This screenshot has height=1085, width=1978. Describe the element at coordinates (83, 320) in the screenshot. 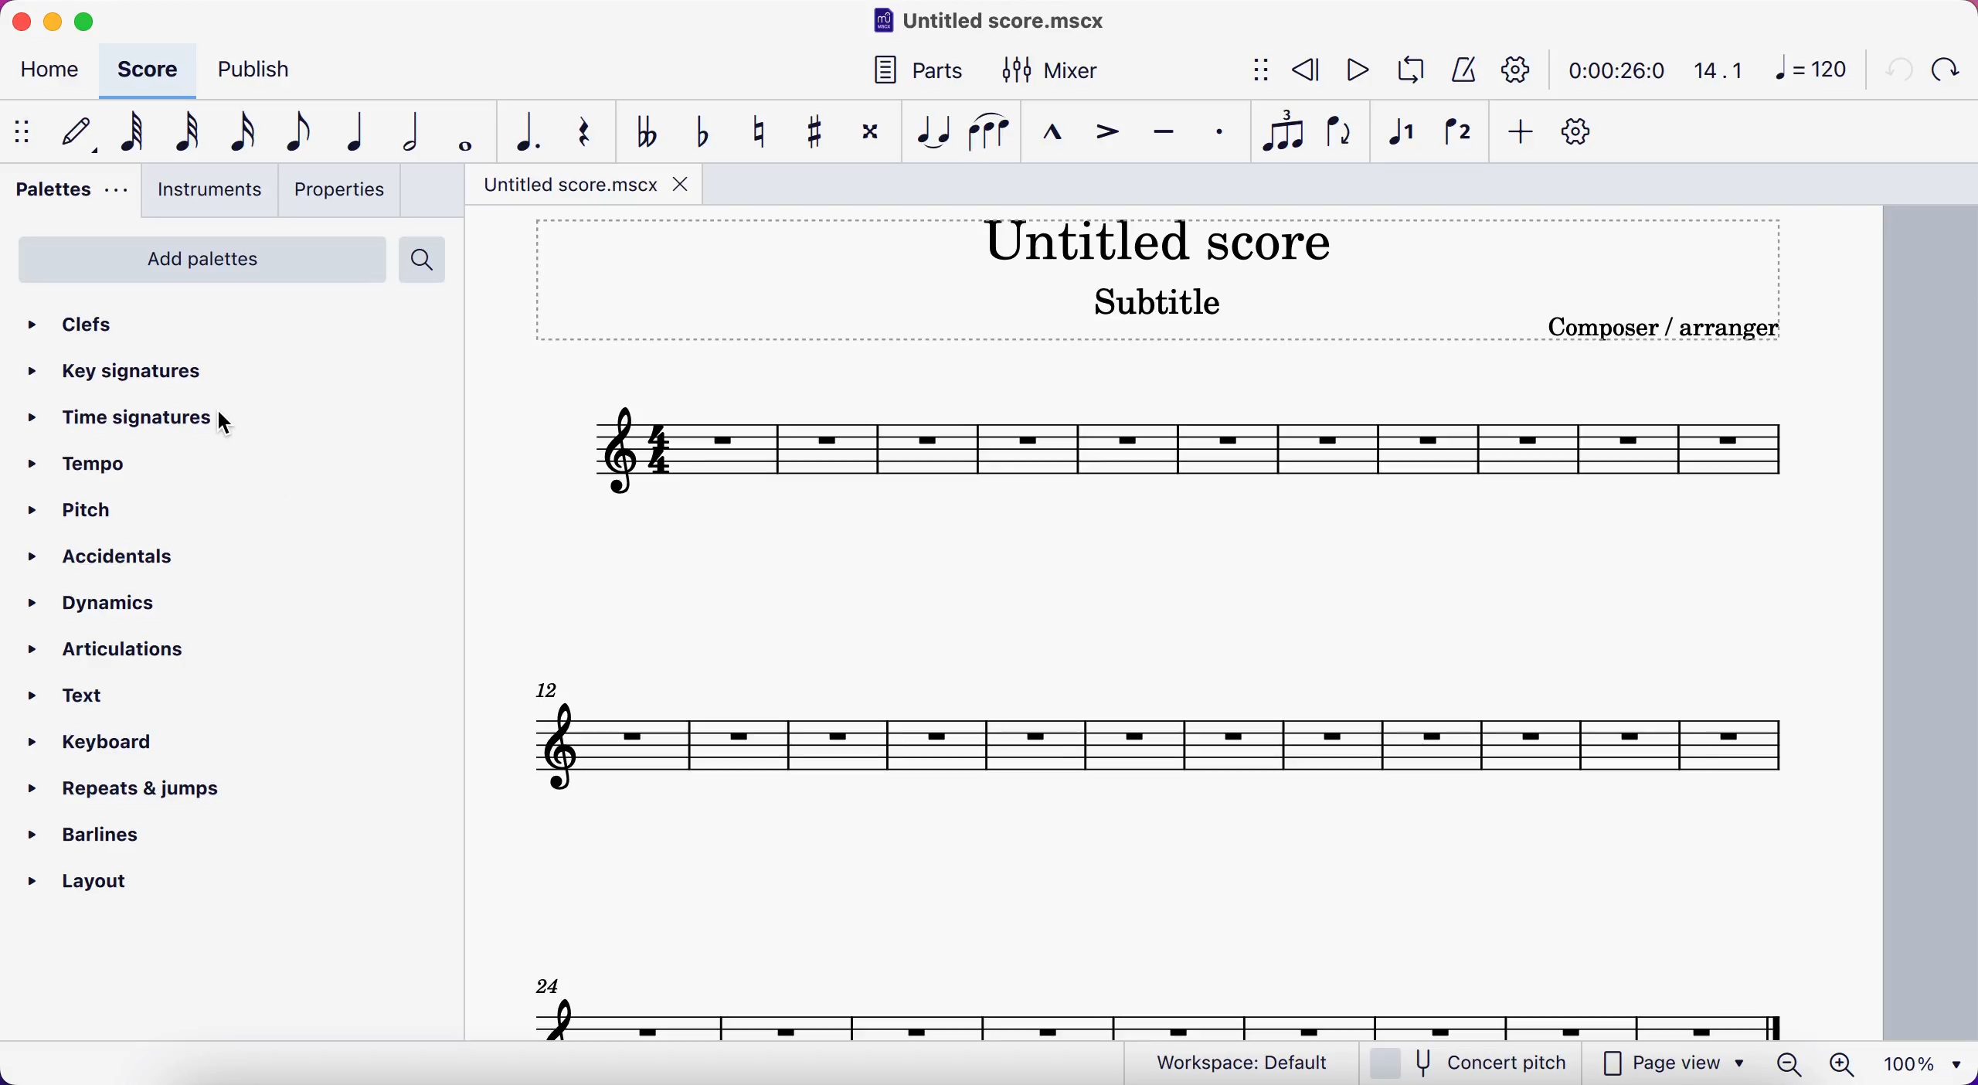

I see `clefs` at that location.